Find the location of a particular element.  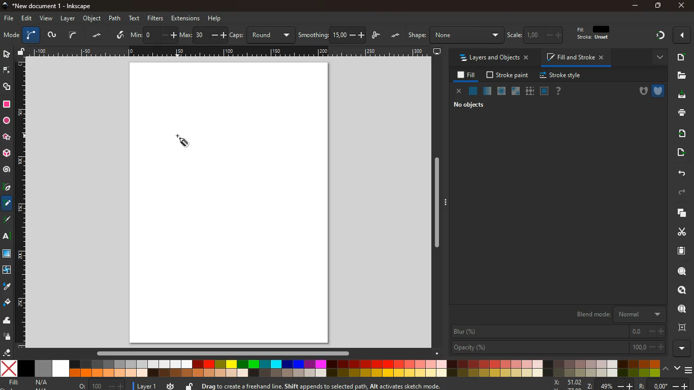

object is located at coordinates (92, 19).